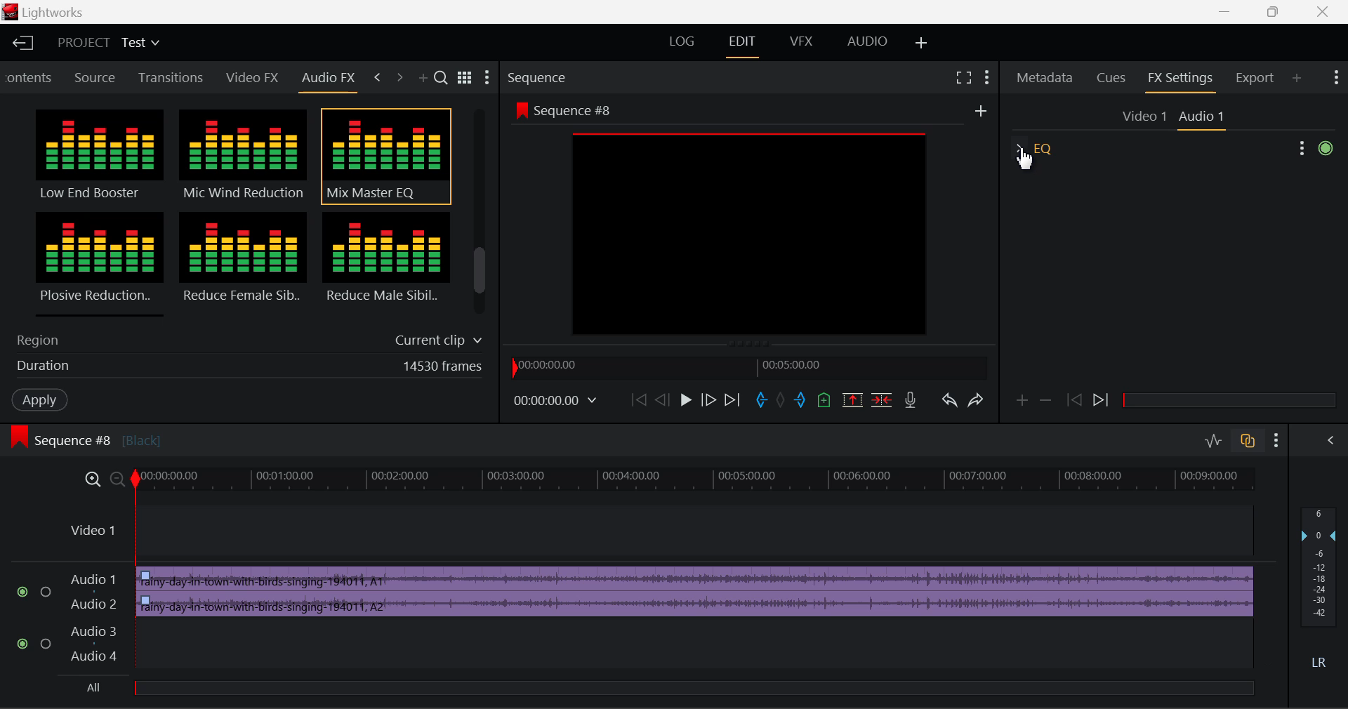 This screenshot has height=709, width=1348. I want to click on Reduce Female Sibilance, so click(244, 264).